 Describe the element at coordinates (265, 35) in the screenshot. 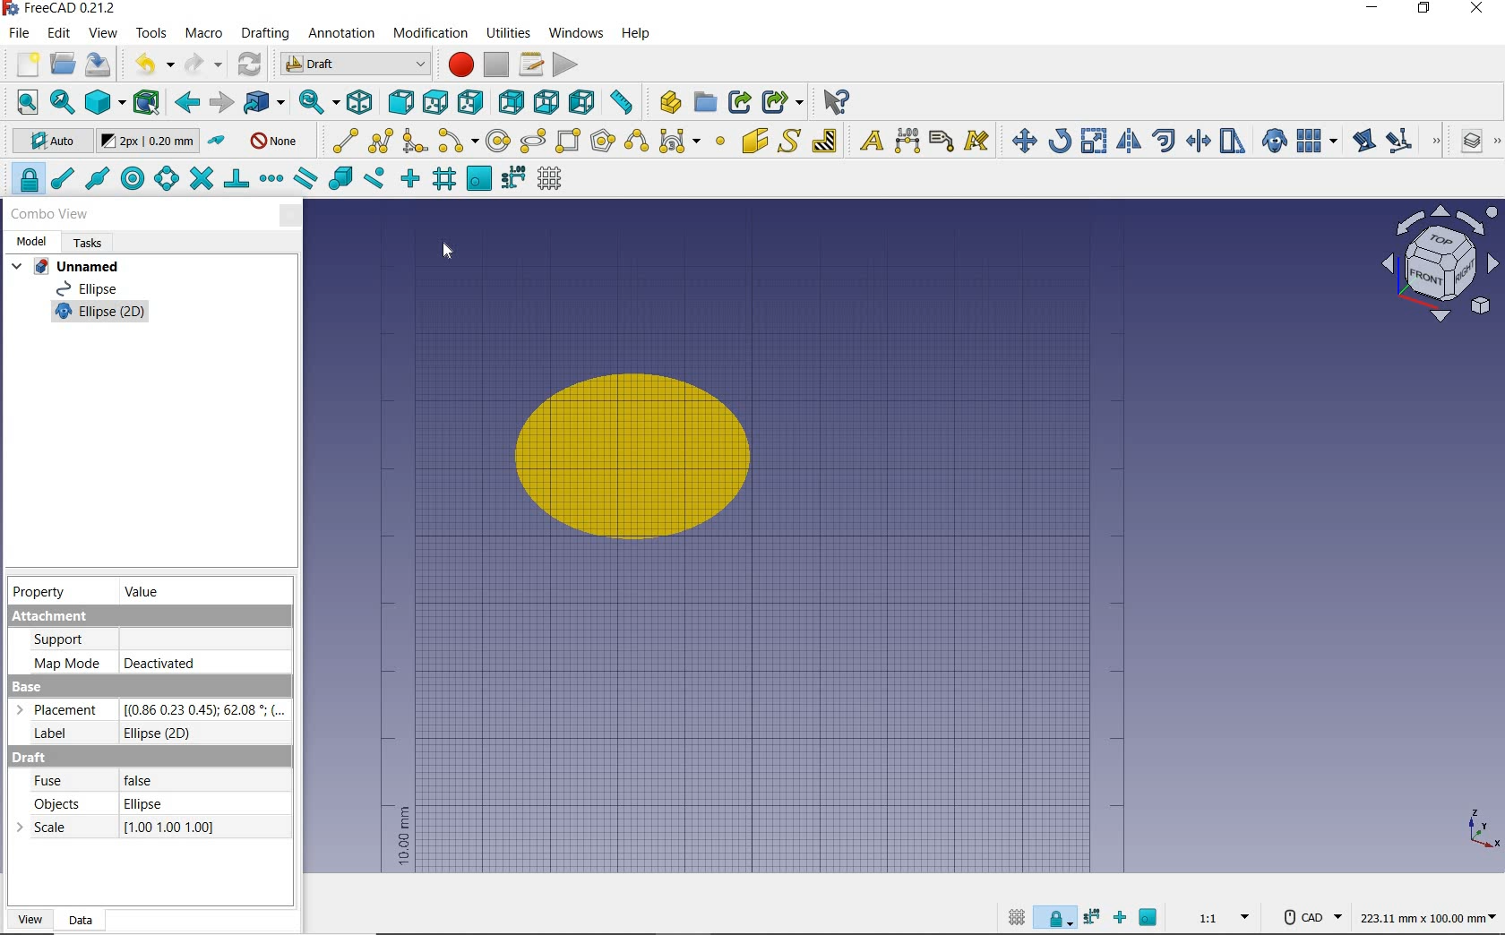

I see `drafting` at that location.